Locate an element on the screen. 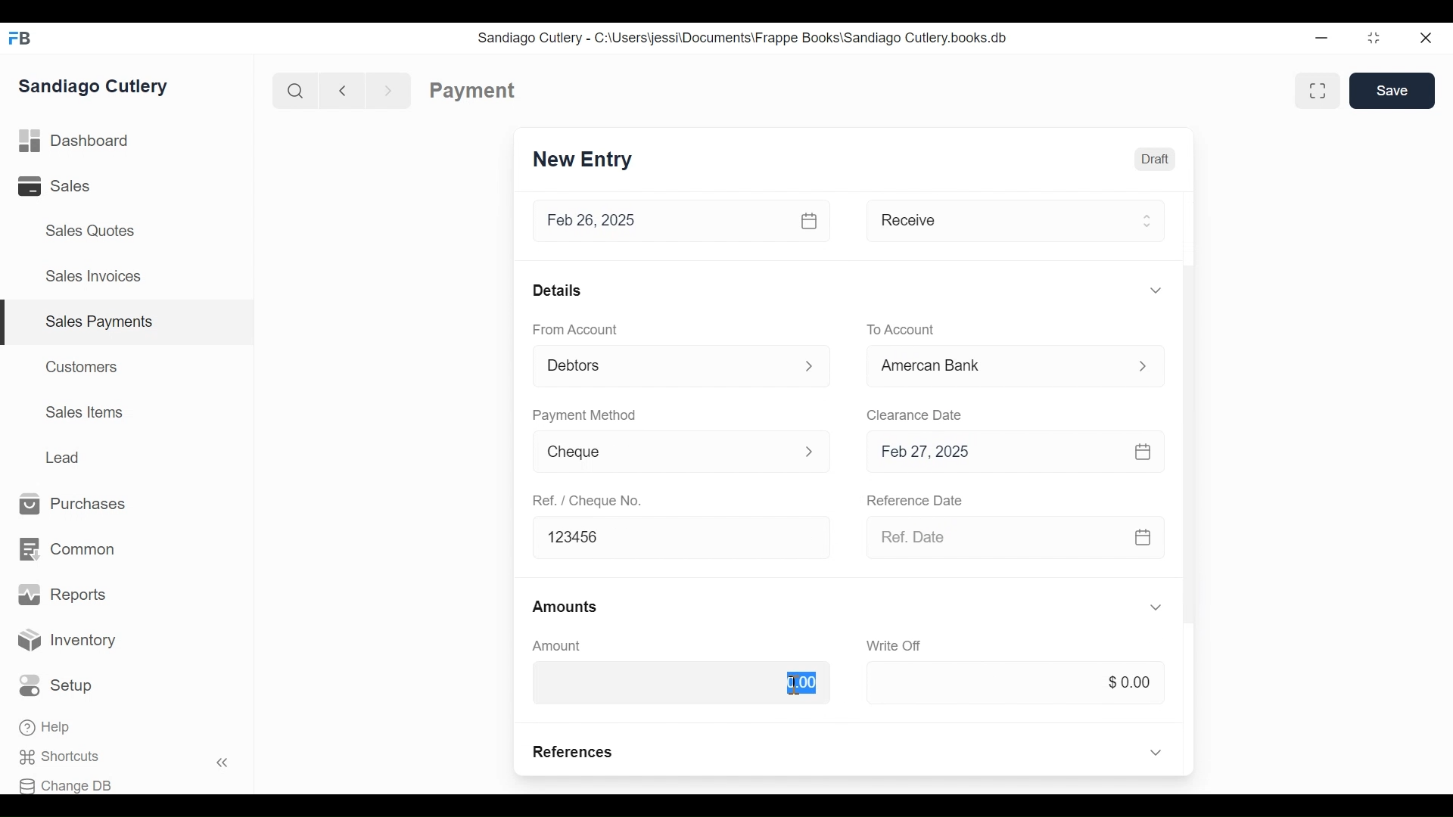 This screenshot has height=817, width=1453. Expand is located at coordinates (810, 450).